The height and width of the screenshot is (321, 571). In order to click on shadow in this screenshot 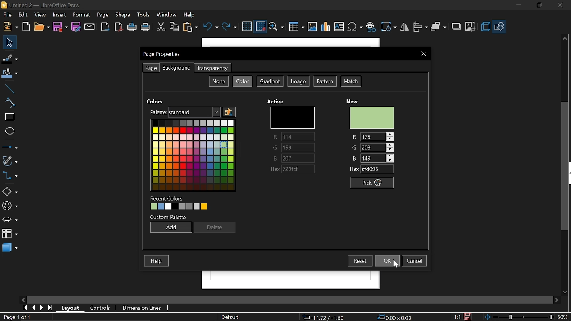, I will do `click(456, 26)`.